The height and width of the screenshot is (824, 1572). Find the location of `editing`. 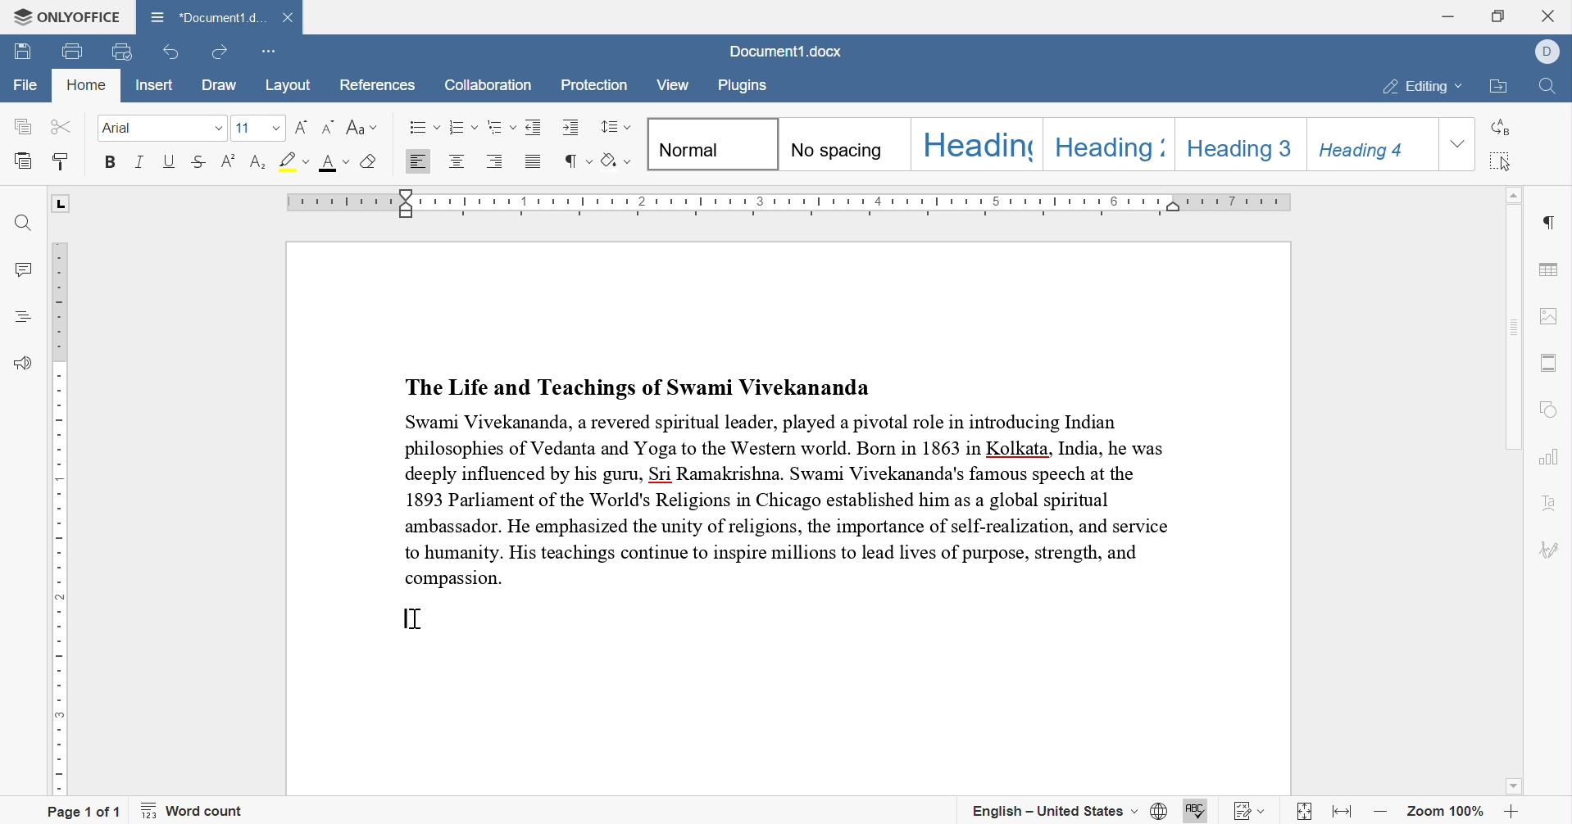

editing is located at coordinates (1424, 88).